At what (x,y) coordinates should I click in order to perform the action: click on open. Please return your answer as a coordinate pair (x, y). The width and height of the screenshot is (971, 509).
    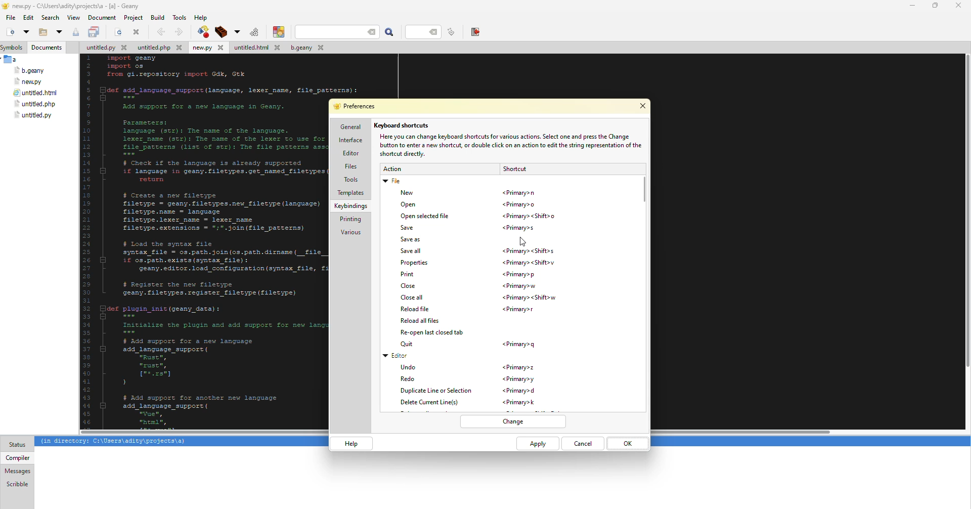
    Looking at the image, I should click on (59, 32).